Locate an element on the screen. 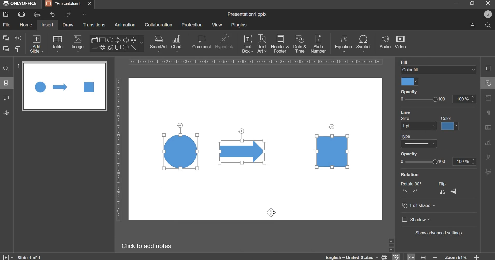 The image size is (495, 260). Slide1 of 1 is located at coordinates (30, 257).